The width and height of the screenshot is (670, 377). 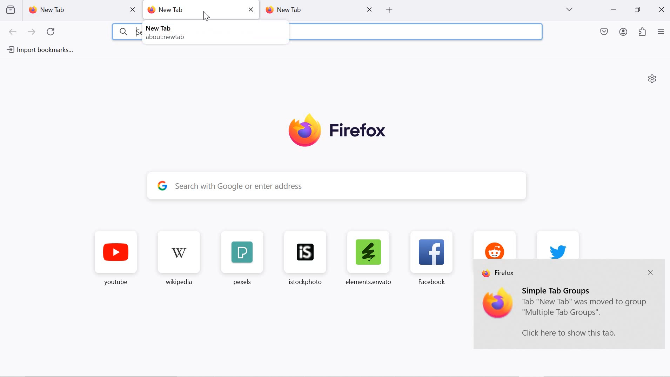 What do you see at coordinates (637, 10) in the screenshot?
I see `restore down` at bounding box center [637, 10].